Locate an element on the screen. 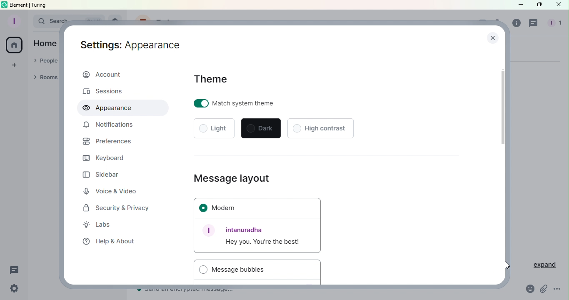 This screenshot has width=569, height=300. Labs is located at coordinates (103, 226).